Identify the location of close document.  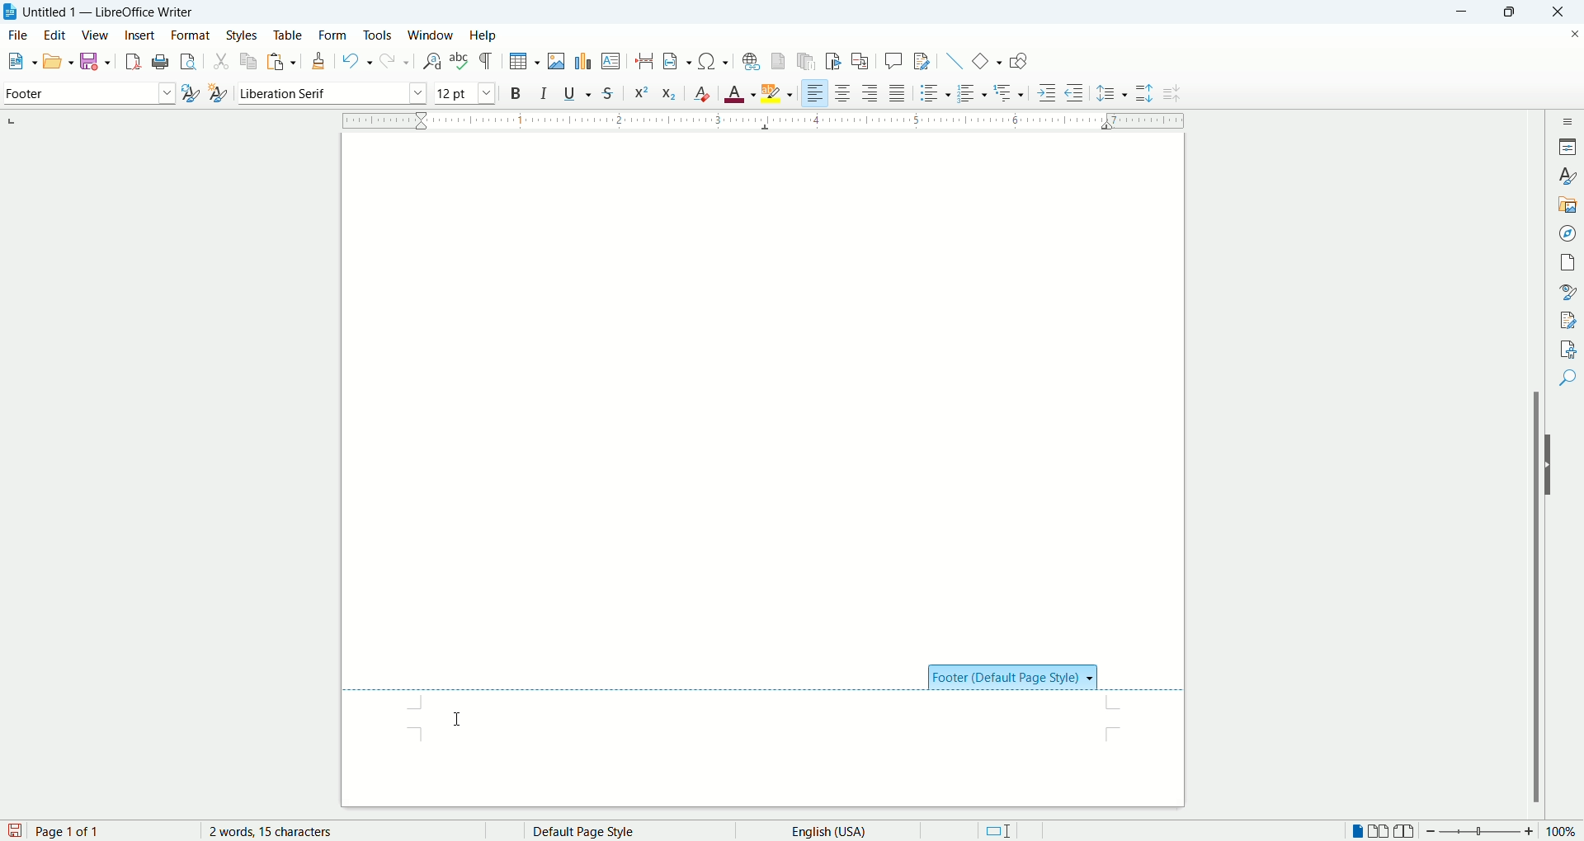
(1571, 32).